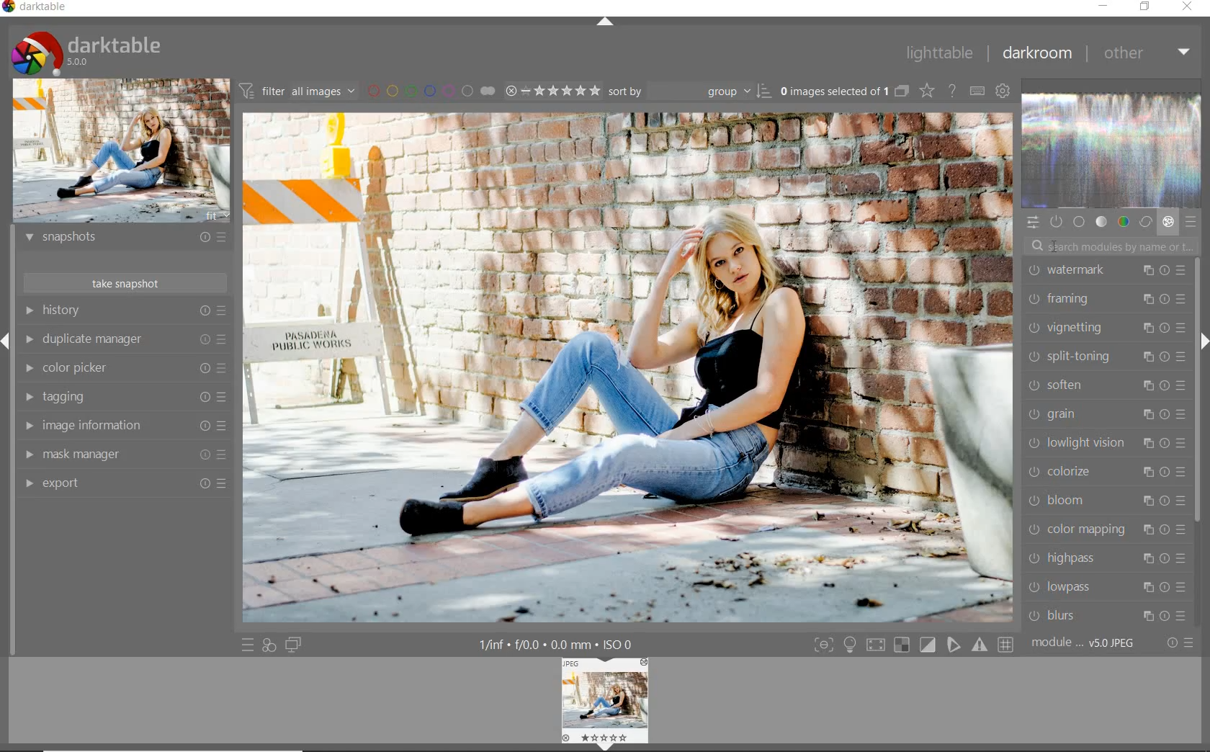 This screenshot has width=1210, height=752. I want to click on image preview, so click(605, 704).